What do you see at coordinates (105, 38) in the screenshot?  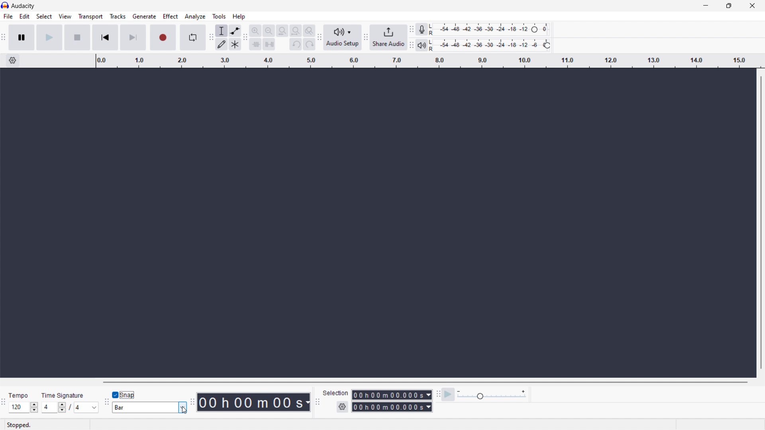 I see `skip to start` at bounding box center [105, 38].